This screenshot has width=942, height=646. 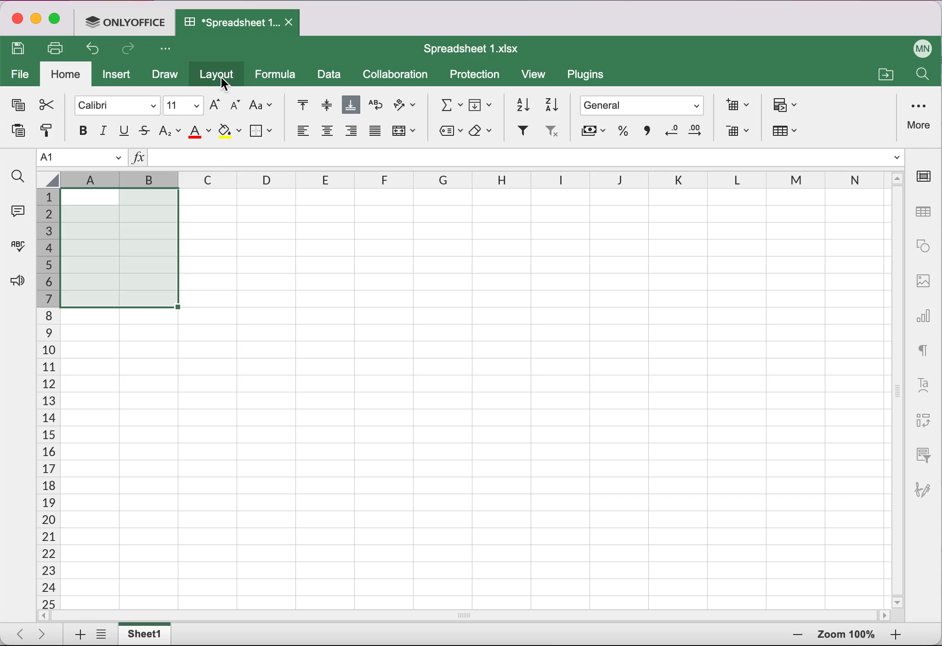 I want to click on align top, so click(x=297, y=106).